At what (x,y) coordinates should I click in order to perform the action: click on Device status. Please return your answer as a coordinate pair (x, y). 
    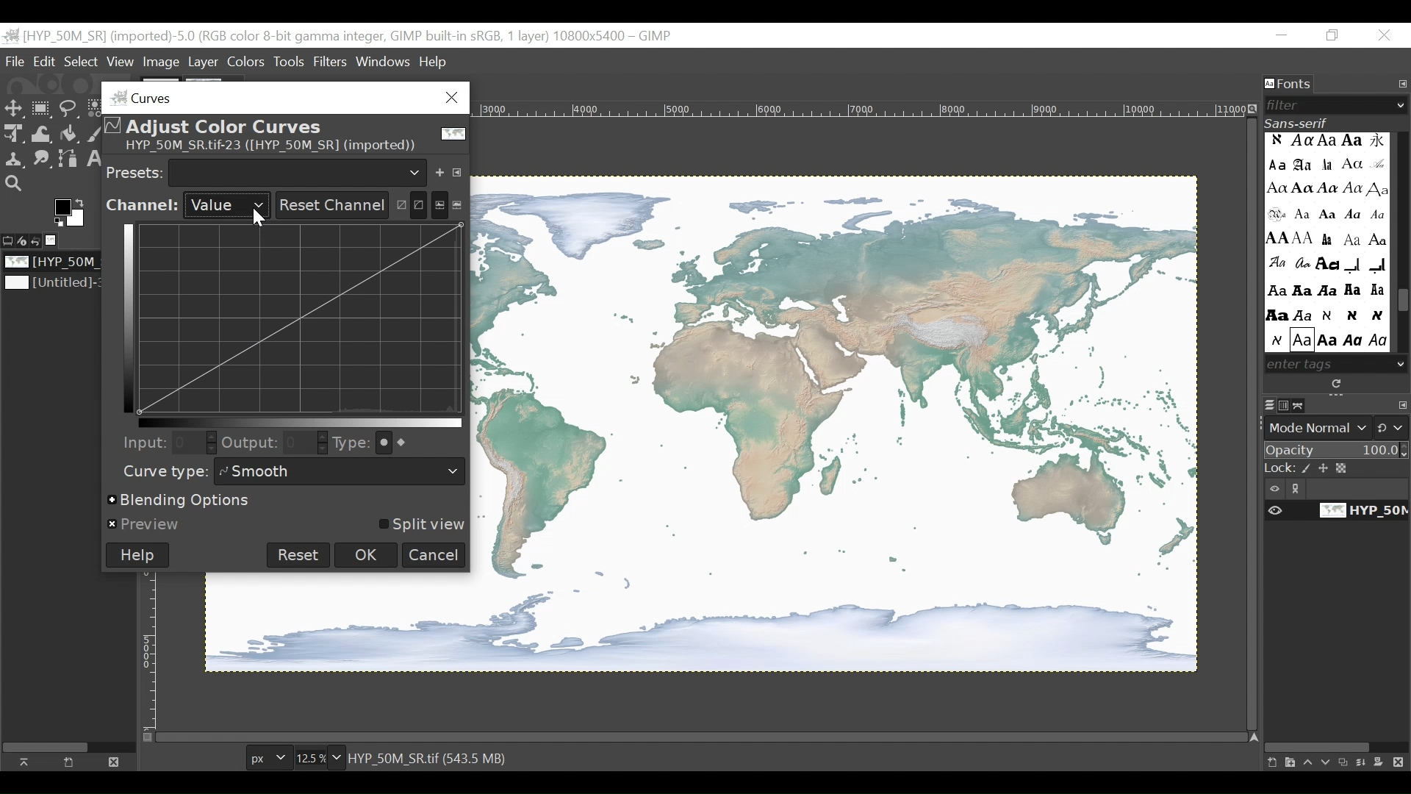
    Looking at the image, I should click on (24, 240).